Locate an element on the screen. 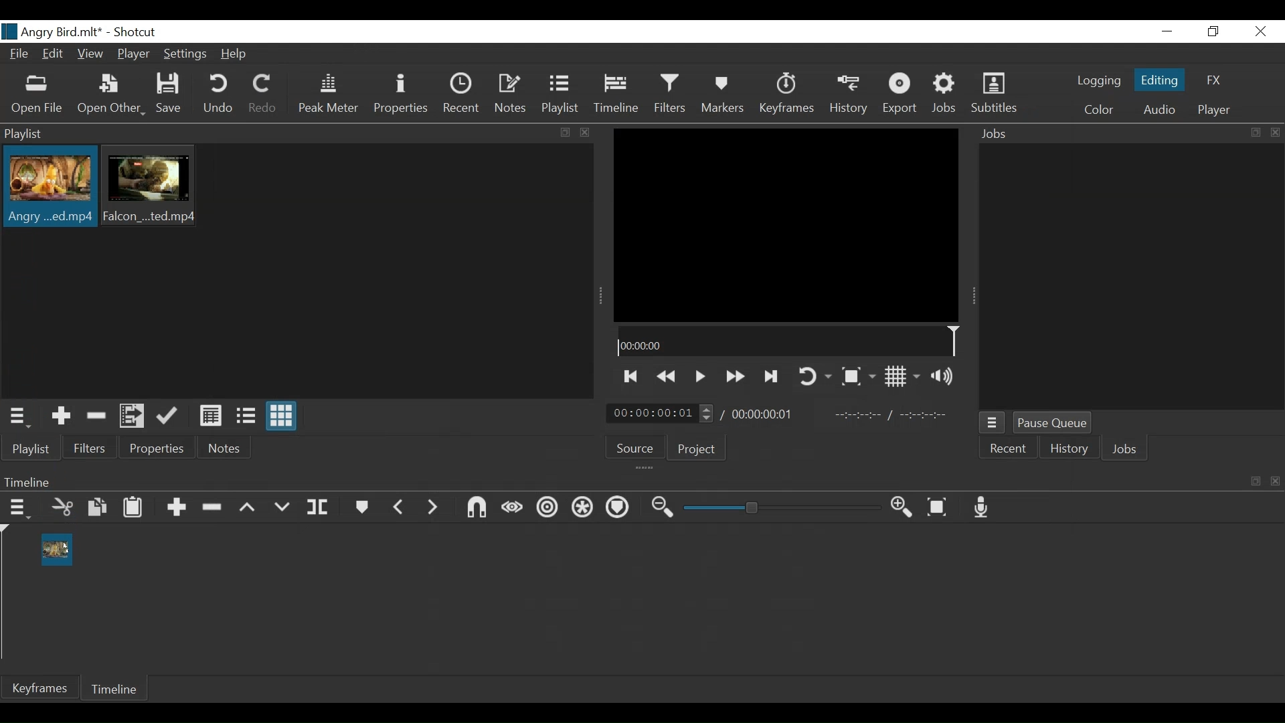 The width and height of the screenshot is (1285, 723). cursor is located at coordinates (68, 545).